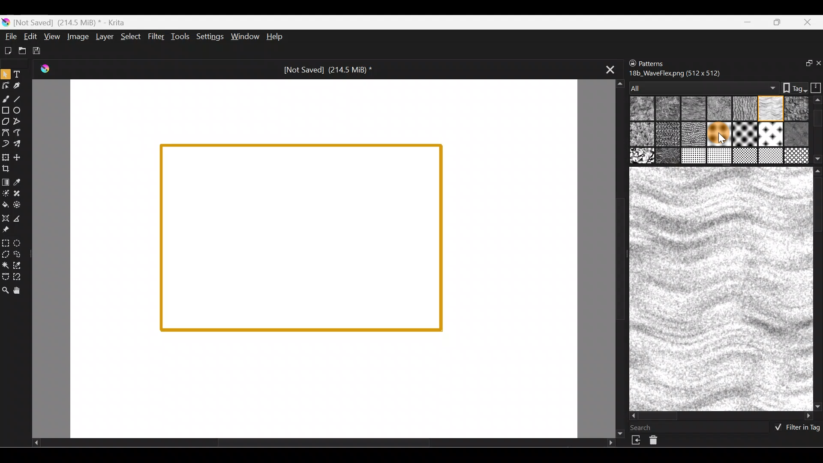 The height and width of the screenshot is (463, 823). What do you see at coordinates (52, 36) in the screenshot?
I see `View` at bounding box center [52, 36].